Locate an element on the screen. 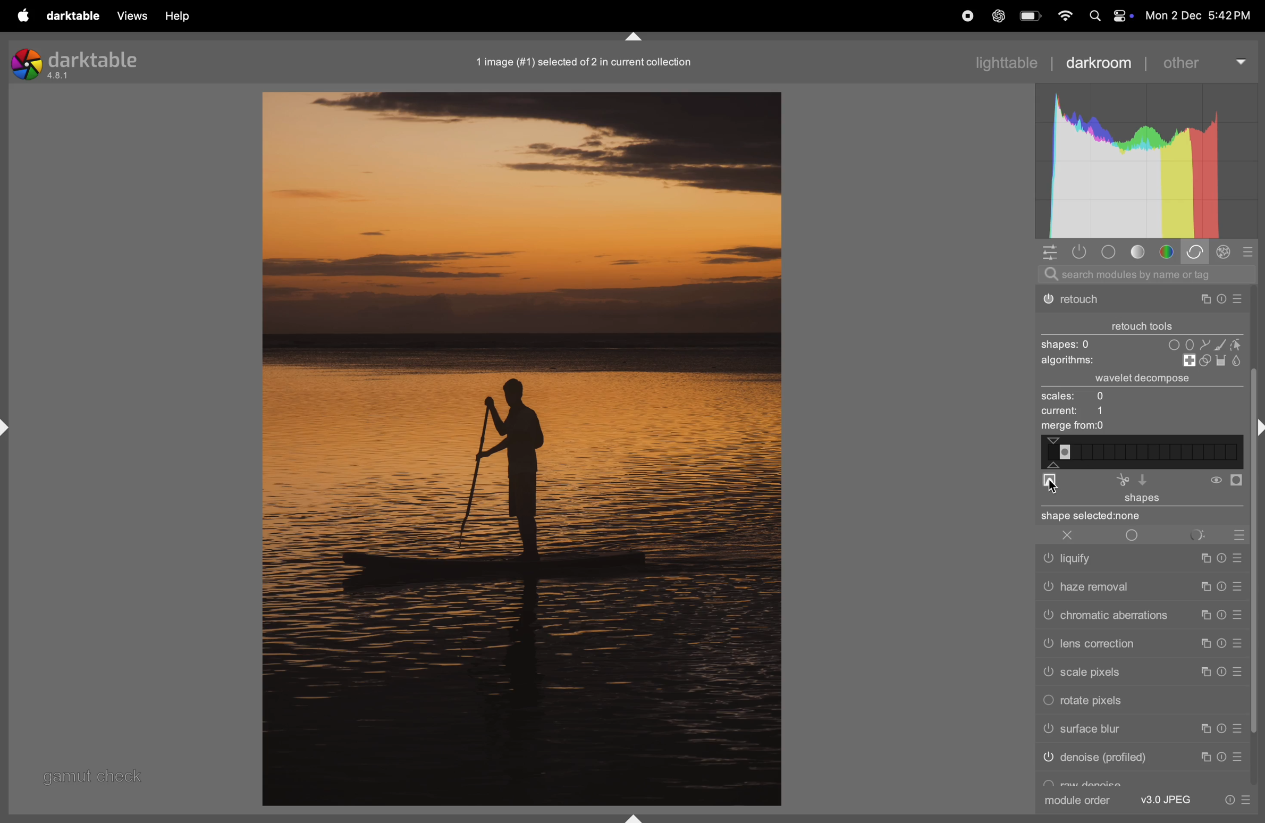  haze removal is located at coordinates (1142, 586).